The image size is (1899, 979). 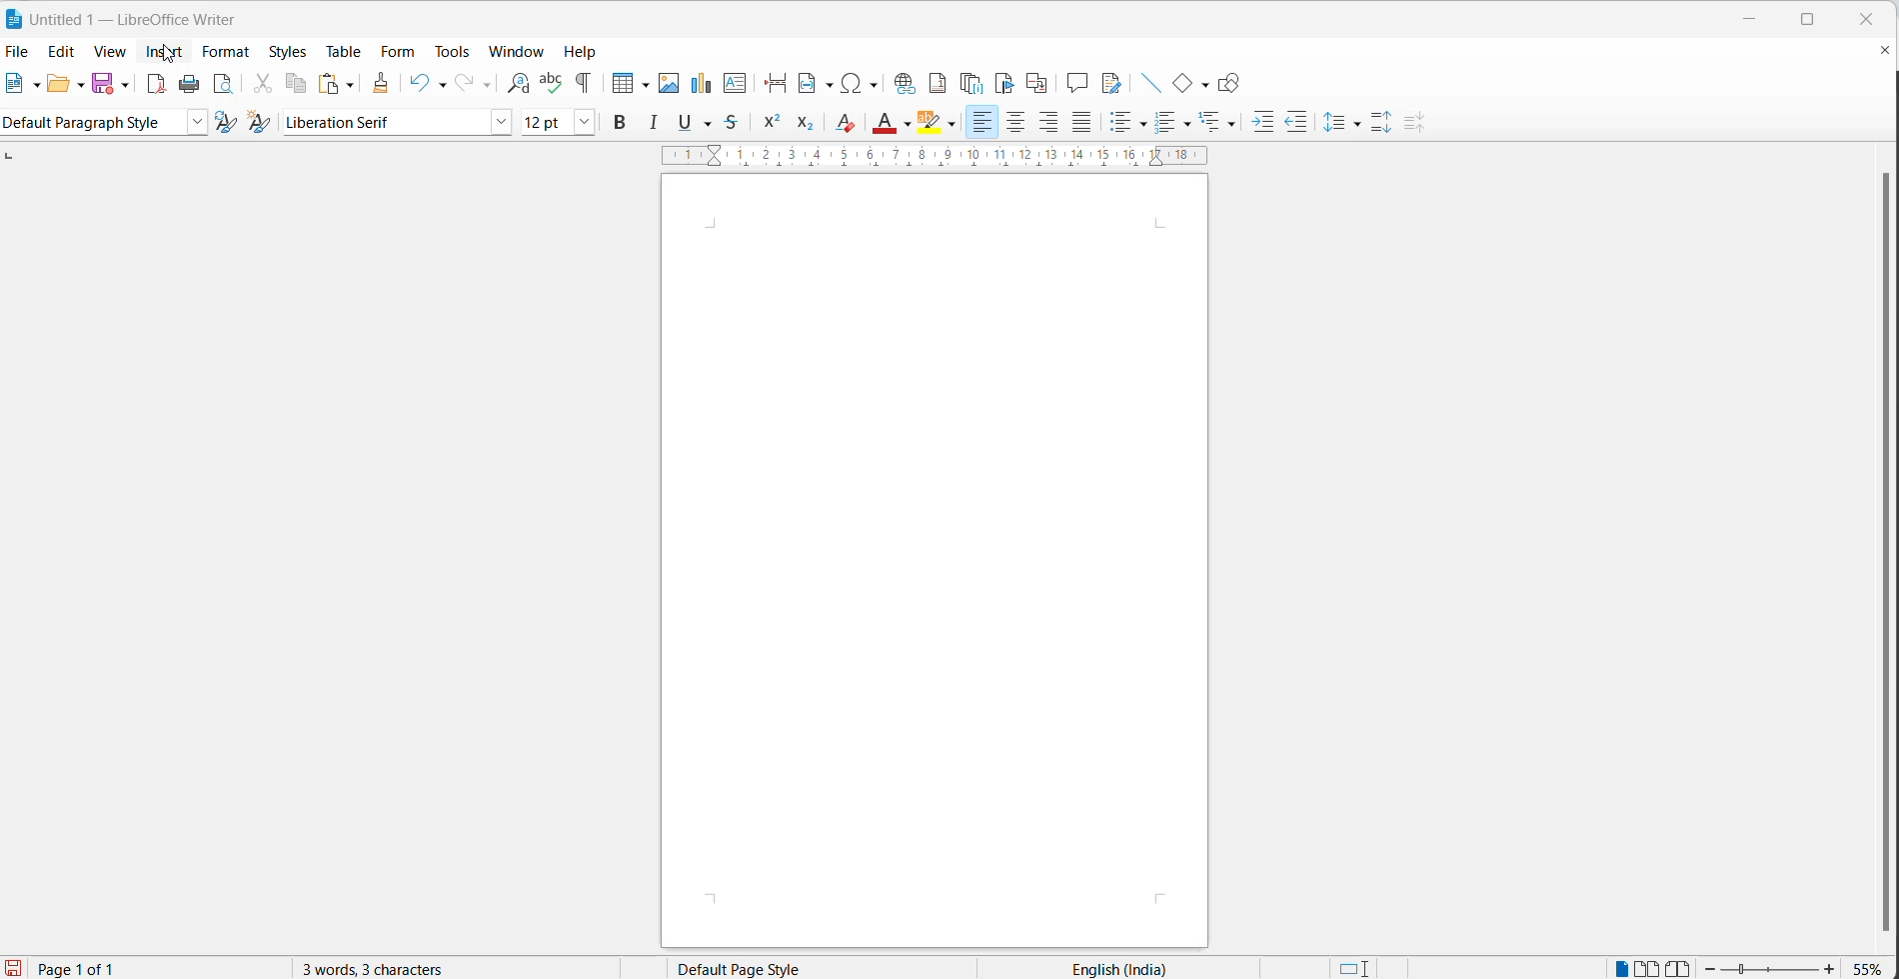 I want to click on file, so click(x=20, y=50).